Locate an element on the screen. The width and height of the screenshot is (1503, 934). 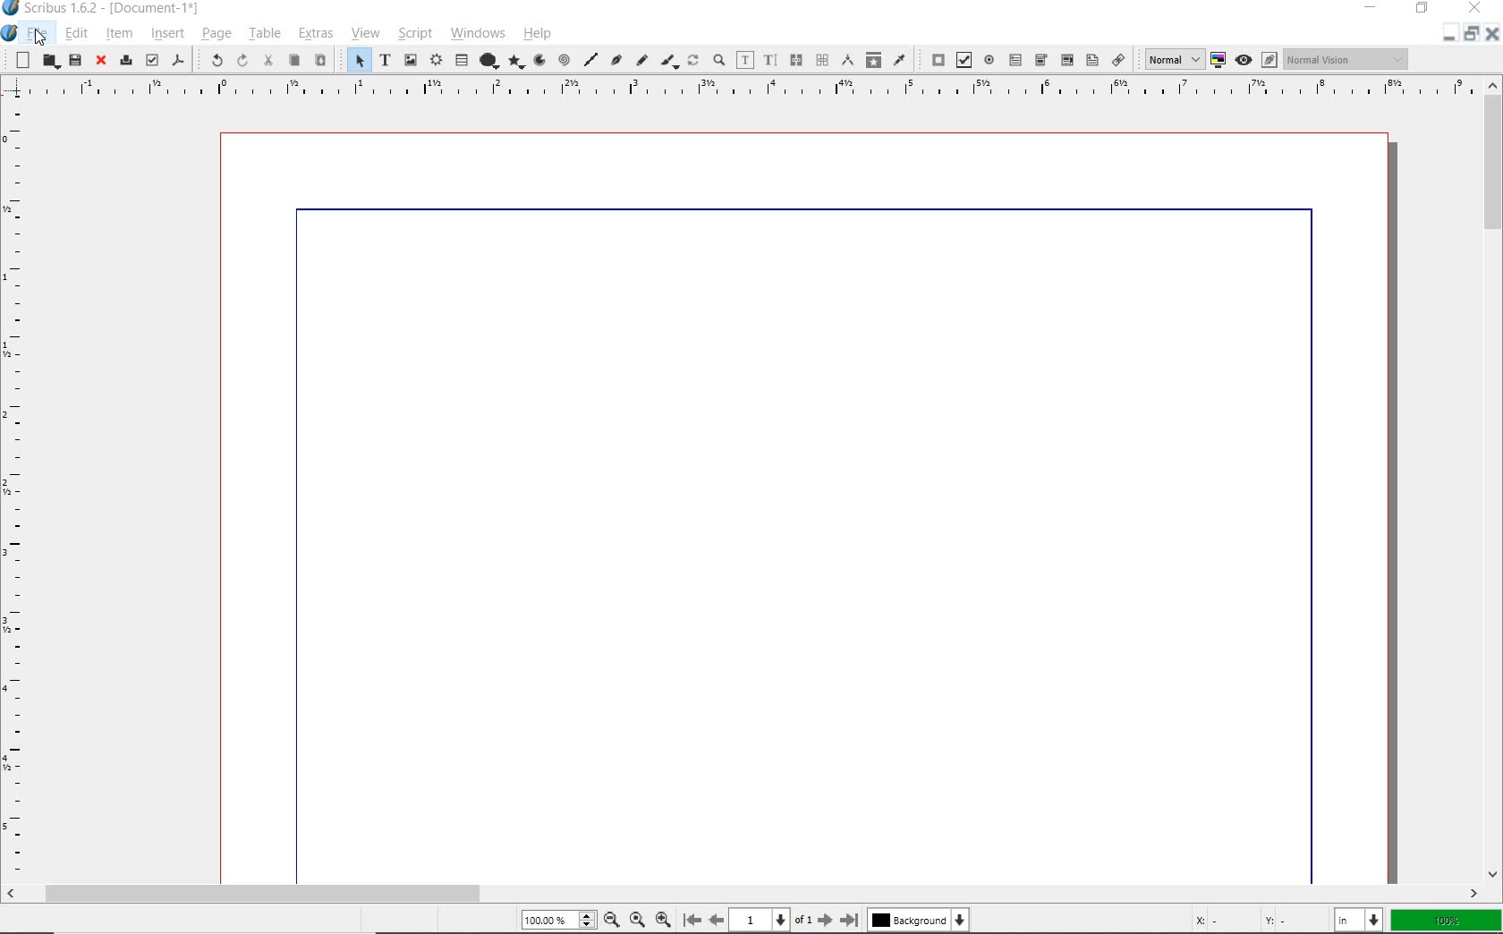
Minimize is located at coordinates (1471, 33).